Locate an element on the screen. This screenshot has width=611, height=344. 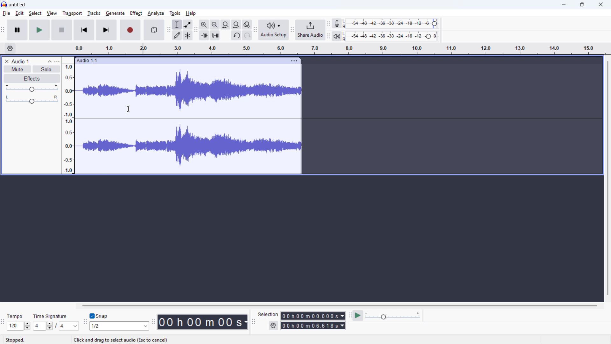
recording meter is located at coordinates (337, 23).